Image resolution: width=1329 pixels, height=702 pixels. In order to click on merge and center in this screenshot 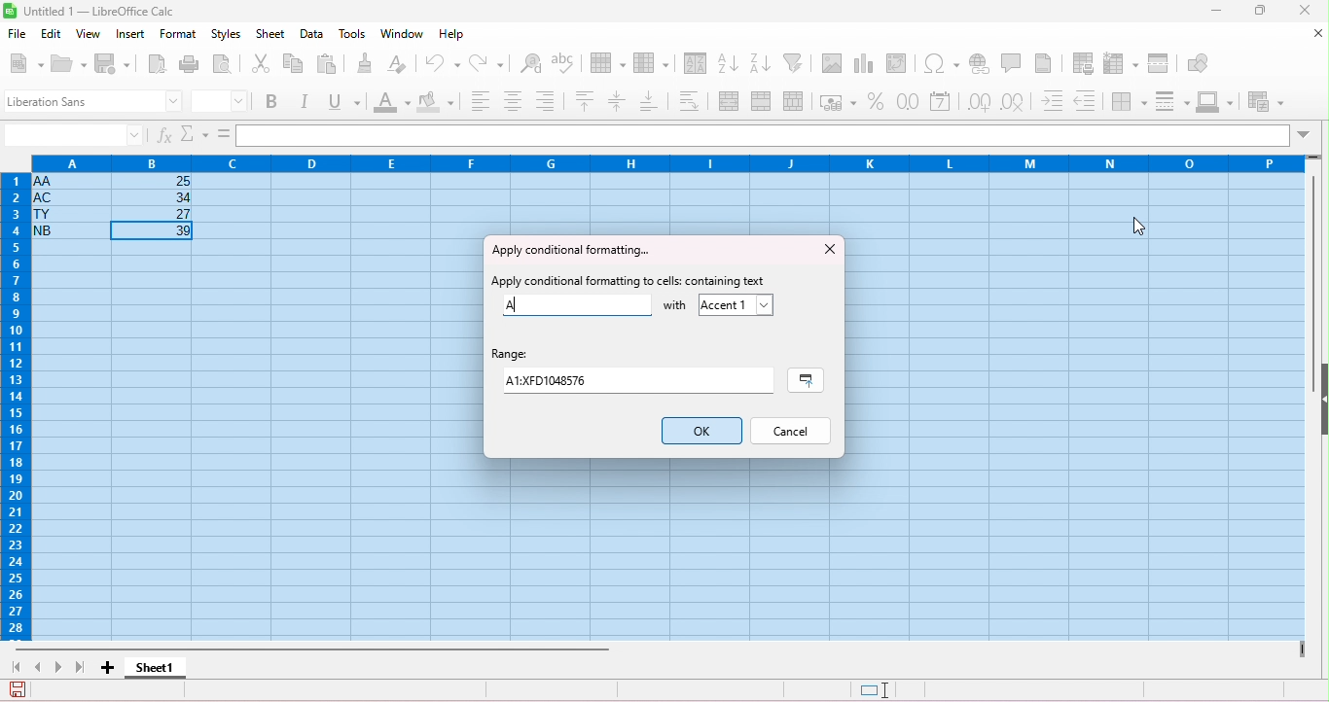, I will do `click(730, 102)`.